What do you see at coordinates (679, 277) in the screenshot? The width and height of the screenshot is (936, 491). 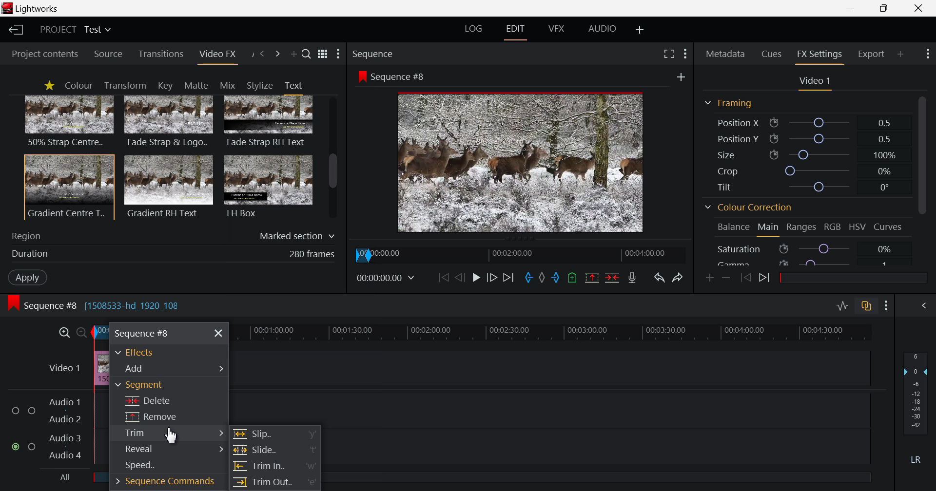 I see `Redo` at bounding box center [679, 277].